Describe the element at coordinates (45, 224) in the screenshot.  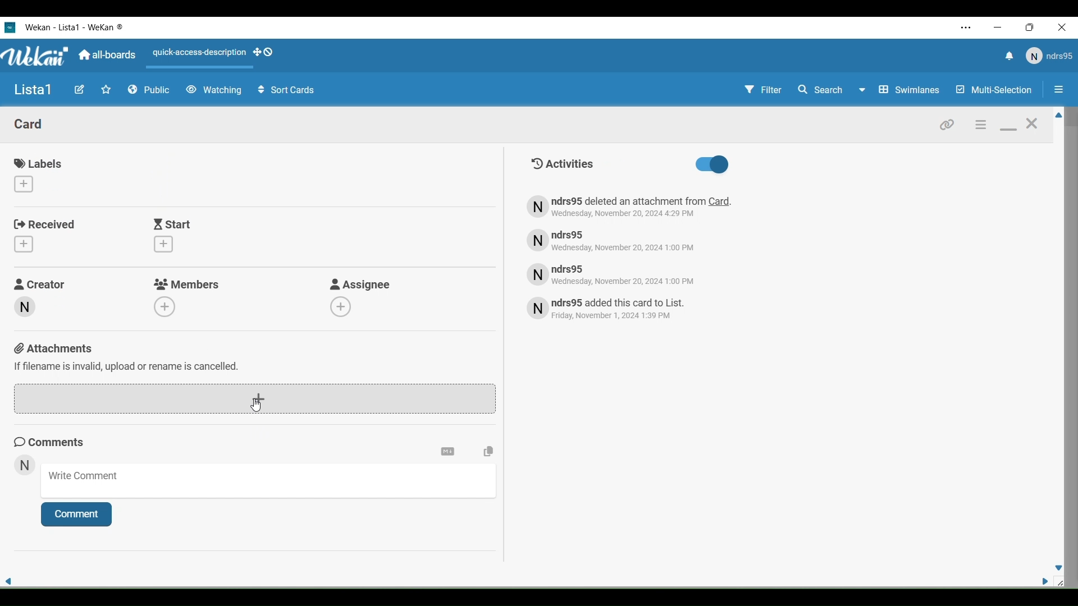
I see `Received` at that location.